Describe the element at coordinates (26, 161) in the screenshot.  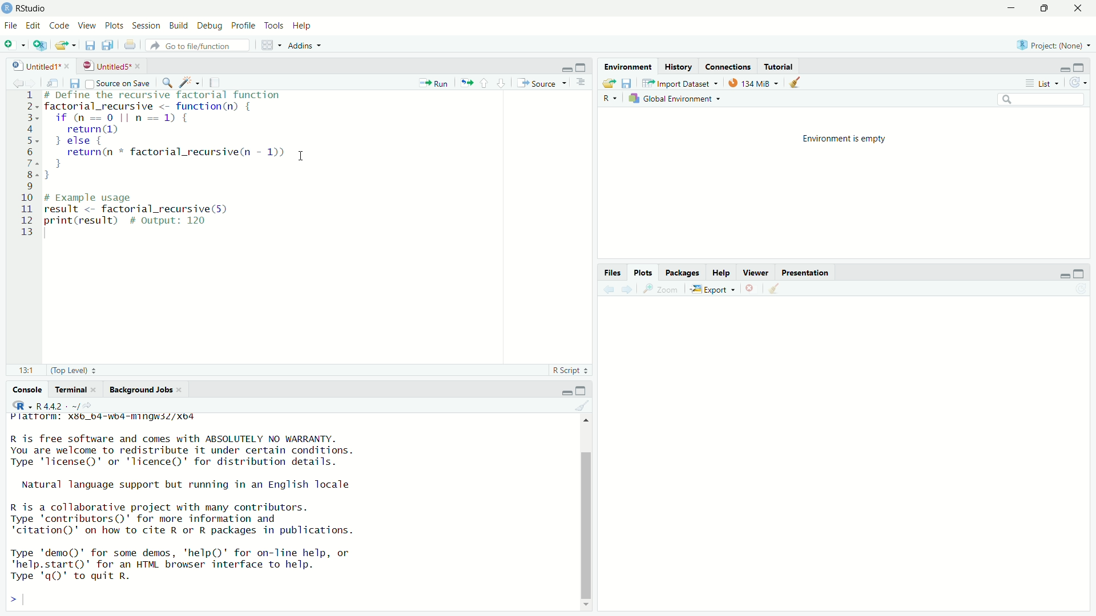
I see `12345678910111213` at that location.